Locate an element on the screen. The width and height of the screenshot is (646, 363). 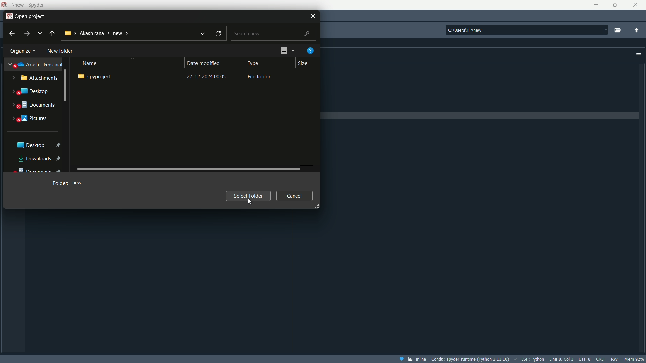
LSP:Python is located at coordinates (528, 358).